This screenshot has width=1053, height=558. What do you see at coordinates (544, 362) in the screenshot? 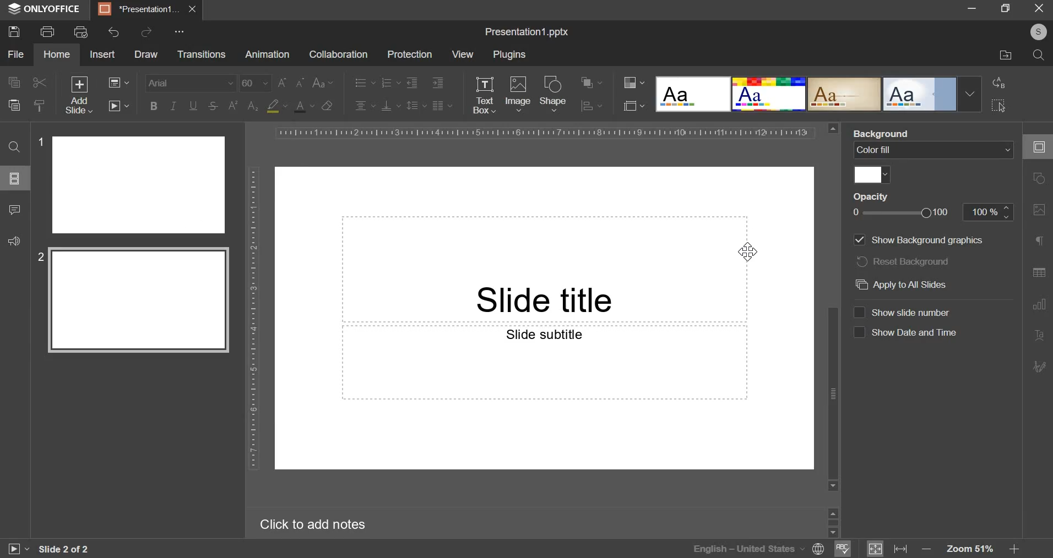
I see `slide subtitle` at bounding box center [544, 362].